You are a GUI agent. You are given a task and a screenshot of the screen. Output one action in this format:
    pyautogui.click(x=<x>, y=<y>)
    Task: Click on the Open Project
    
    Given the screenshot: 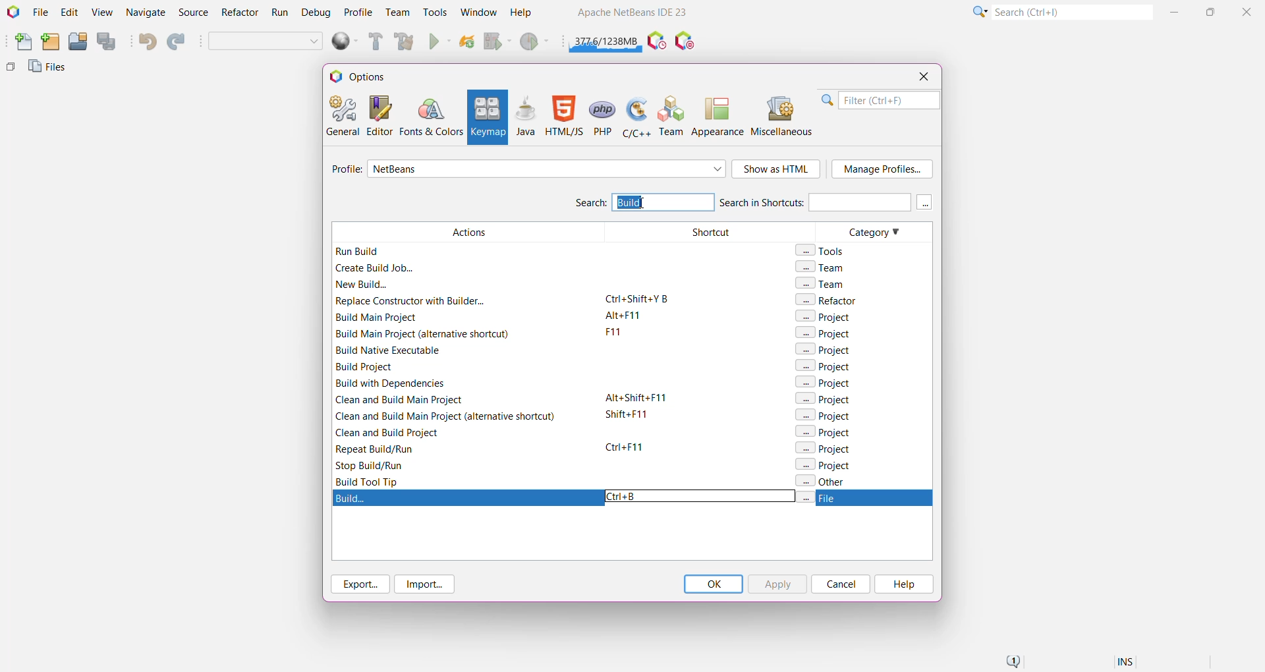 What is the action you would take?
    pyautogui.click(x=77, y=42)
    